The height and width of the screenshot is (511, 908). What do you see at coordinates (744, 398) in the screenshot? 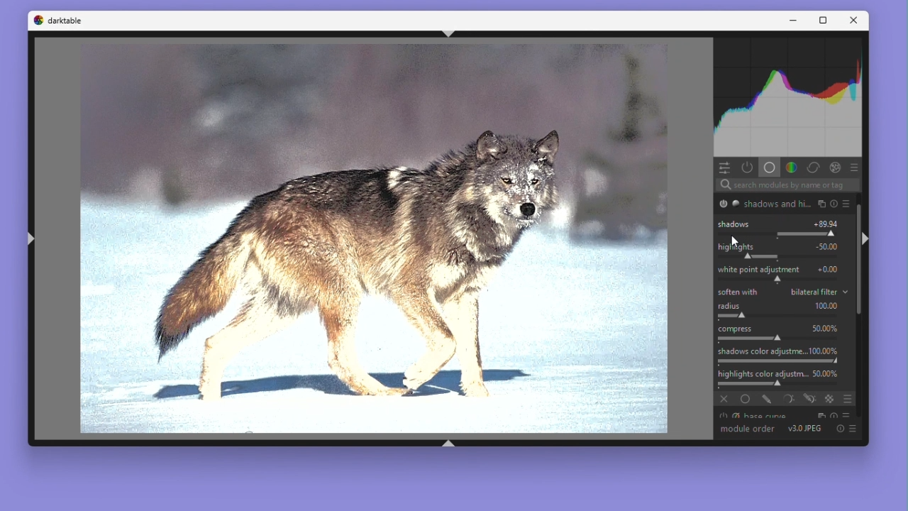
I see `uniformly` at bounding box center [744, 398].